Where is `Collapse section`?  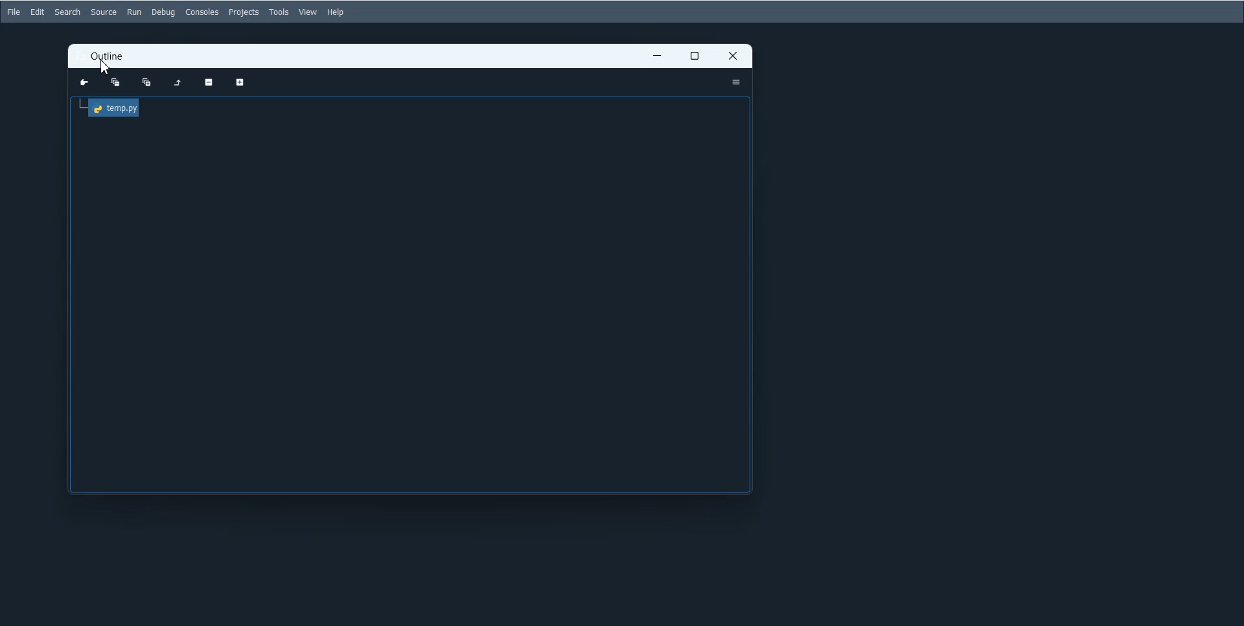
Collapse section is located at coordinates (209, 83).